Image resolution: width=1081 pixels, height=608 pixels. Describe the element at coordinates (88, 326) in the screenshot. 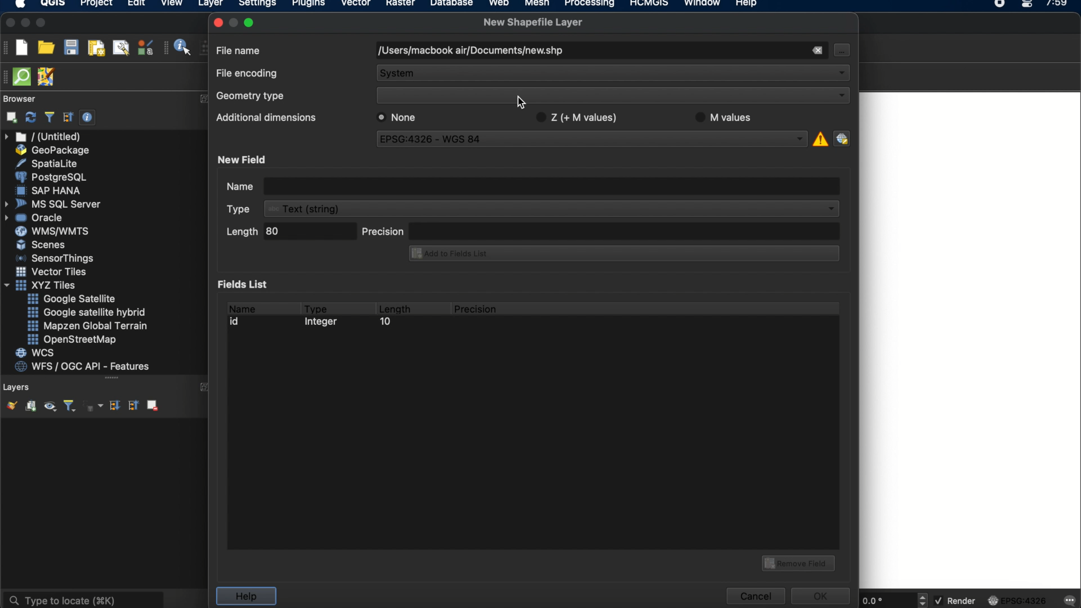

I see `mapzen global terrain` at that location.